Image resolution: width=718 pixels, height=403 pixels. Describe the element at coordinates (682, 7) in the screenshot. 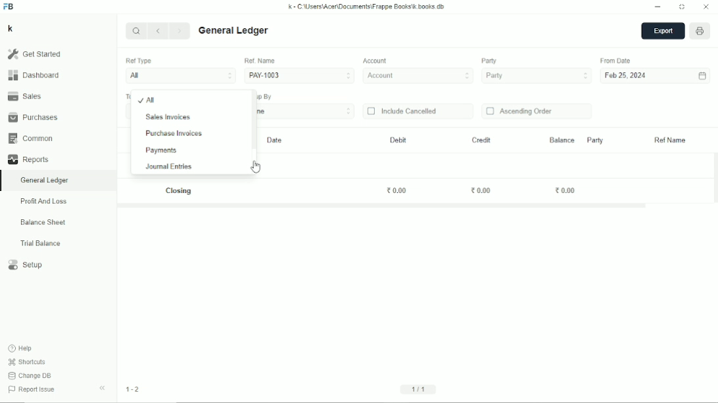

I see `Toggle between form and full width` at that location.